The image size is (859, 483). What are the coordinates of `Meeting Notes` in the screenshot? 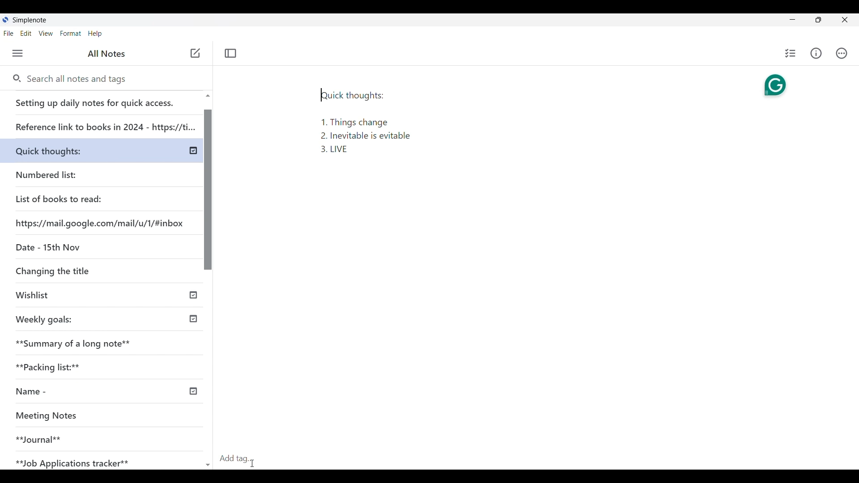 It's located at (90, 416).